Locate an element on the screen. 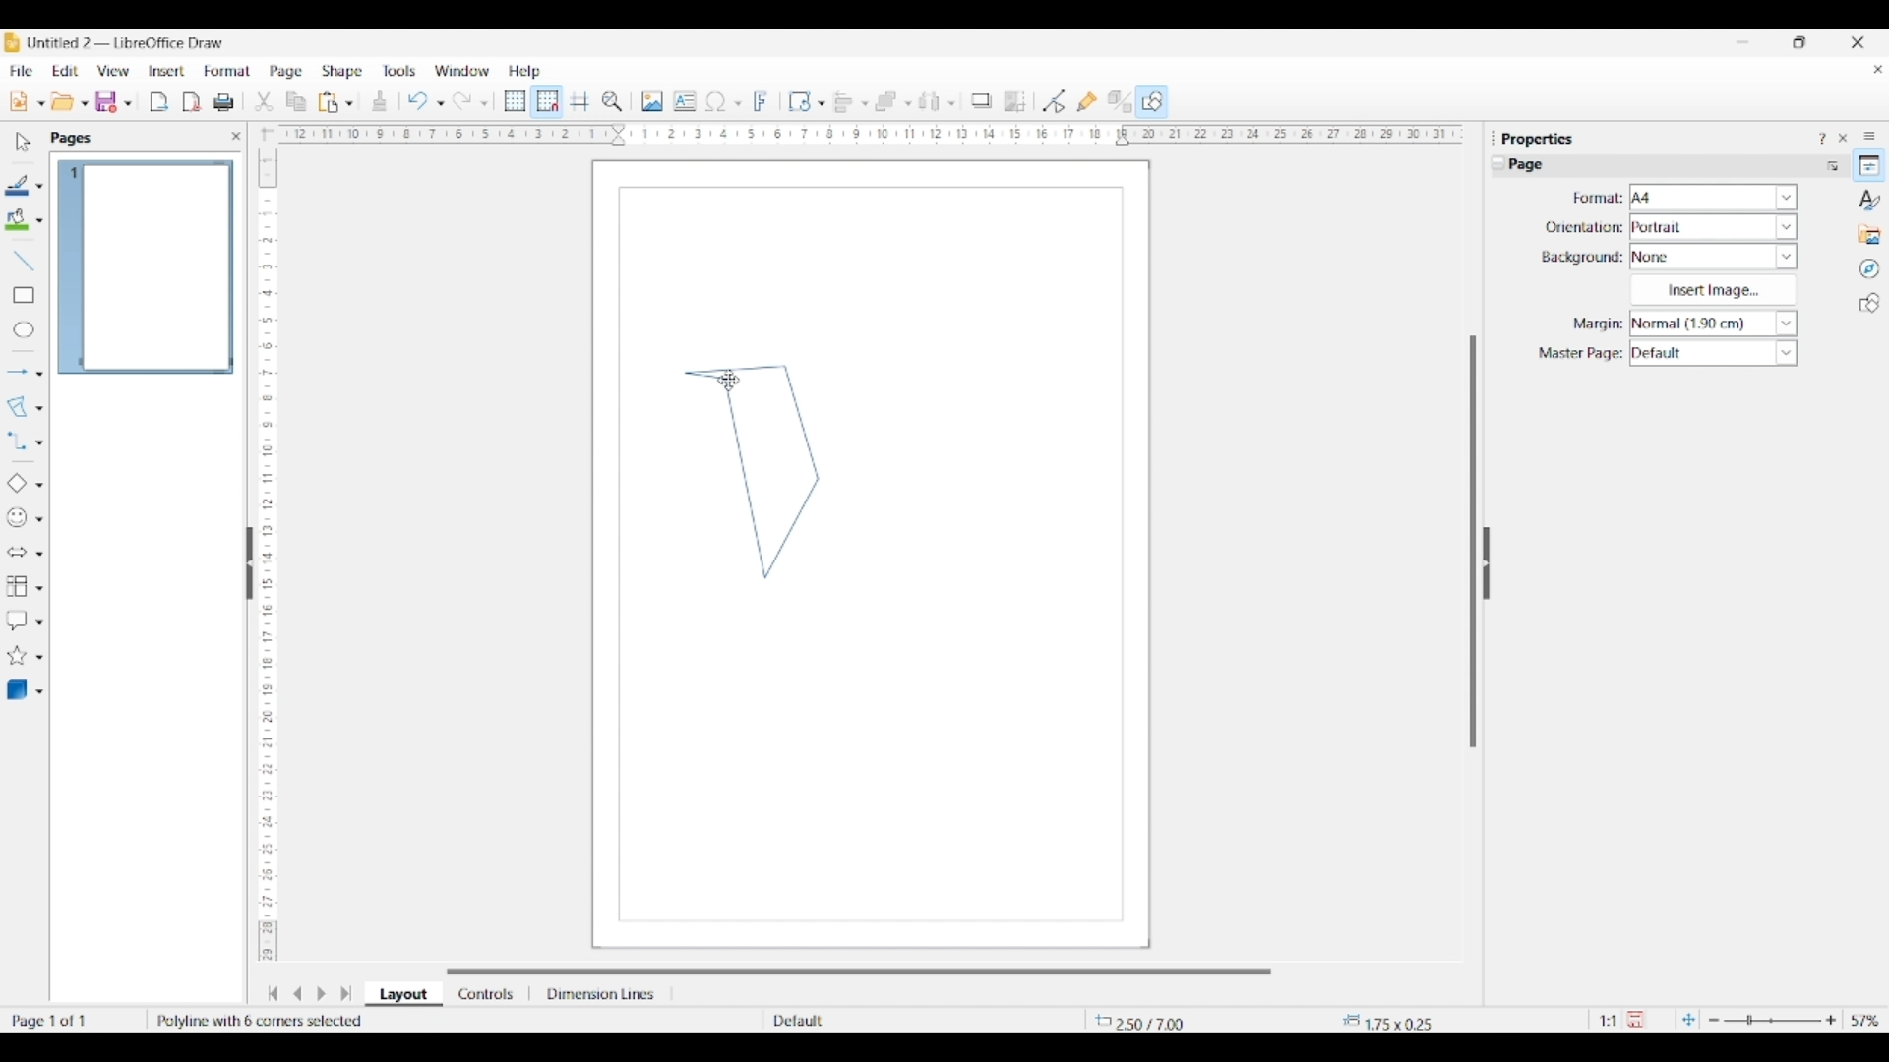 The height and width of the screenshot is (1062, 1889). Selected fill color is located at coordinates (17, 219).